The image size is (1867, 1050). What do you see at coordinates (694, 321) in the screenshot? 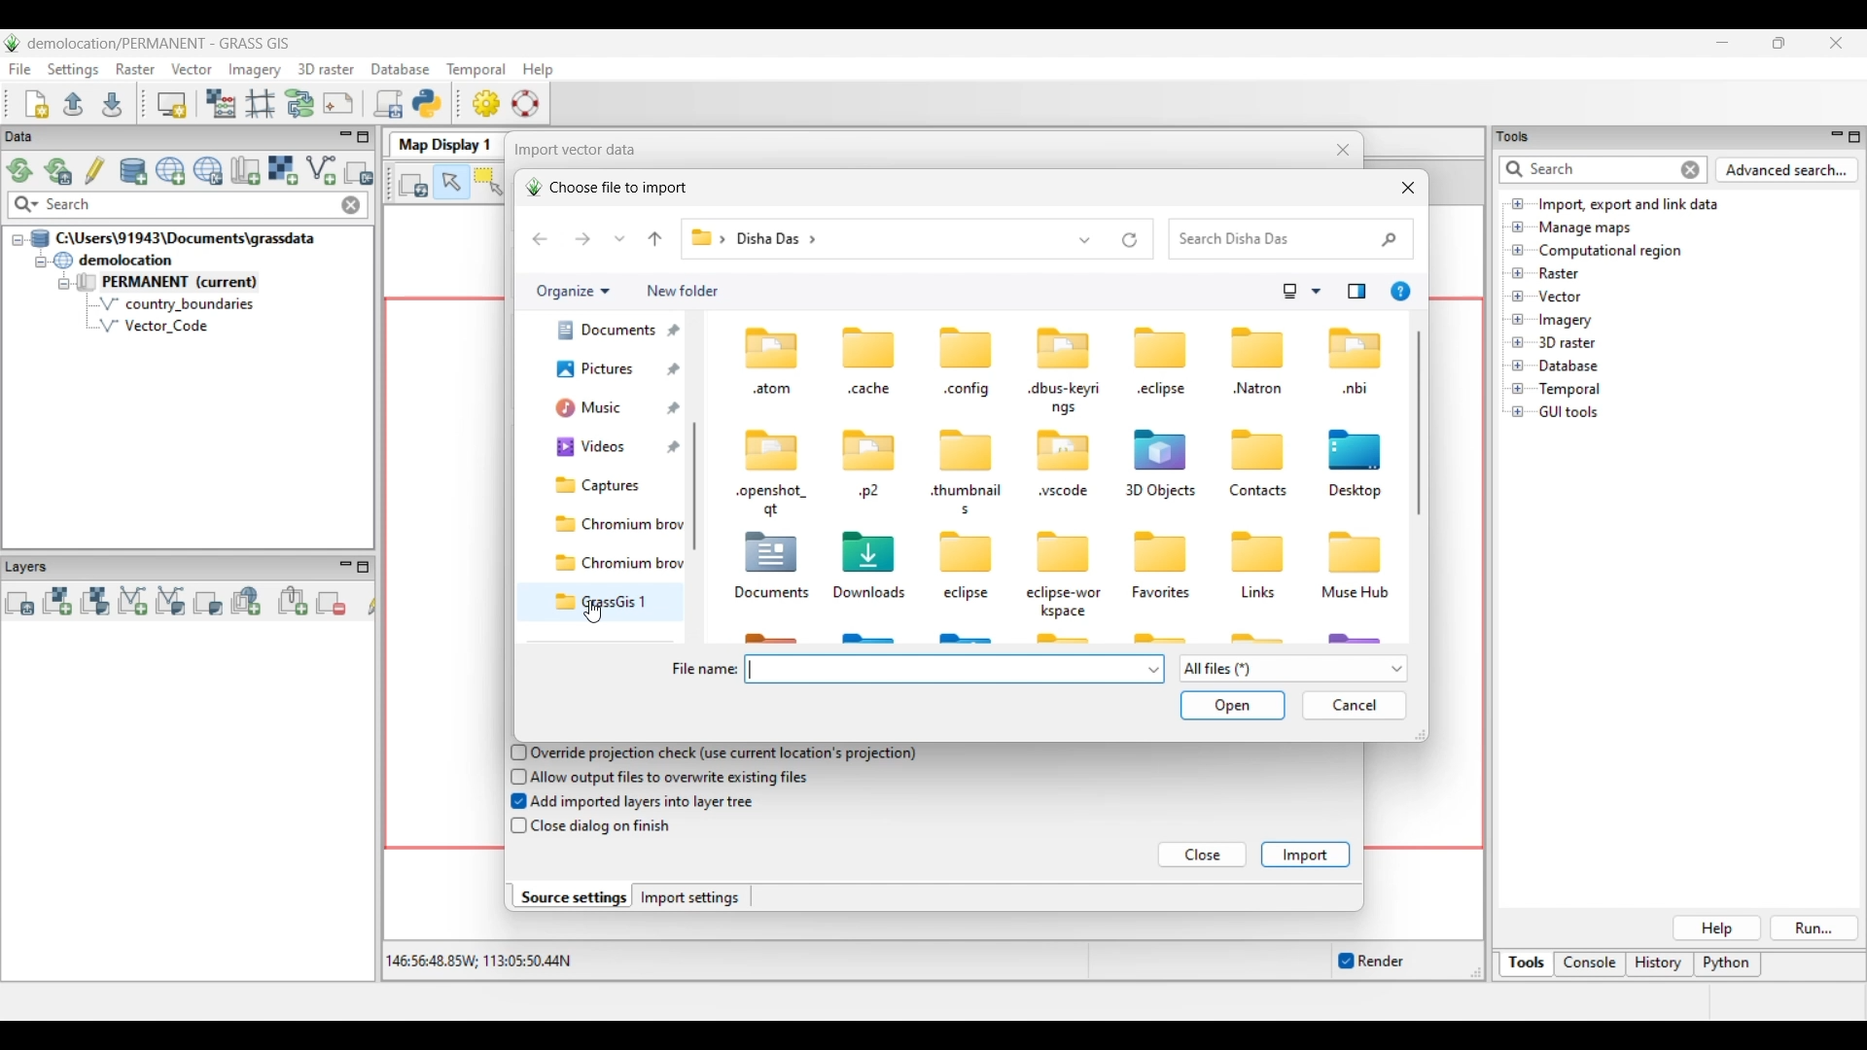
I see `Quick slide to top` at bounding box center [694, 321].